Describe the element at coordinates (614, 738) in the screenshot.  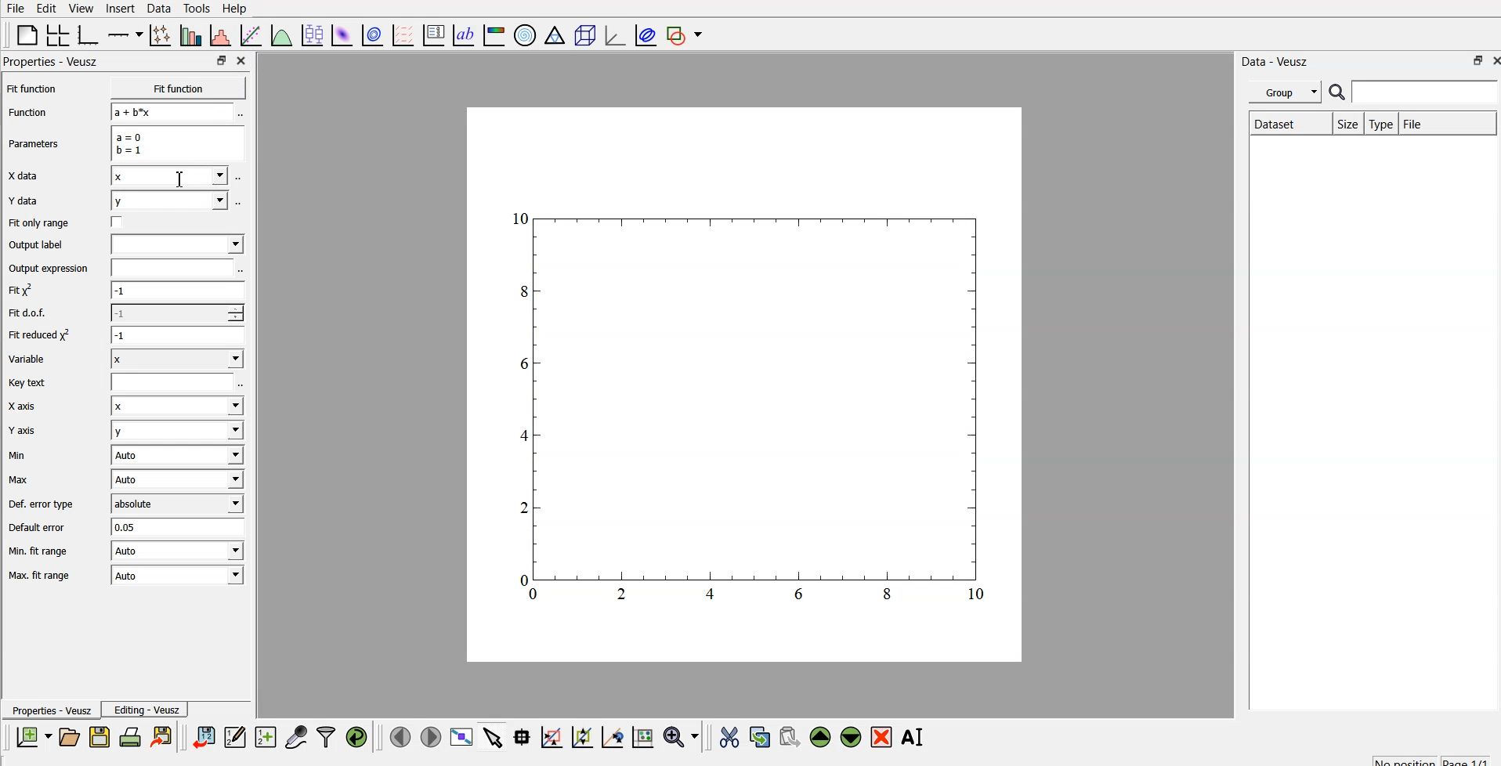
I see `click to recenter graph axes` at that location.